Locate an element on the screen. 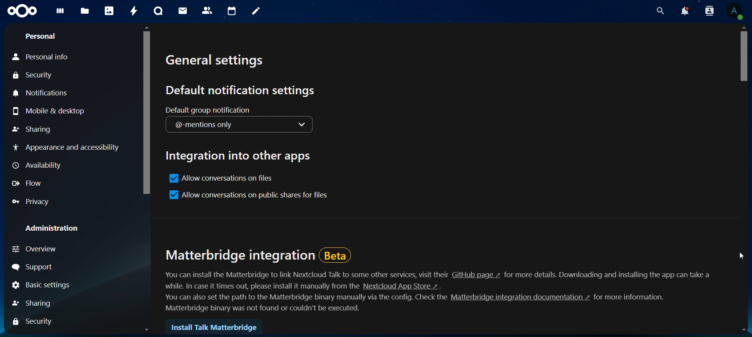  contacts is located at coordinates (208, 10).